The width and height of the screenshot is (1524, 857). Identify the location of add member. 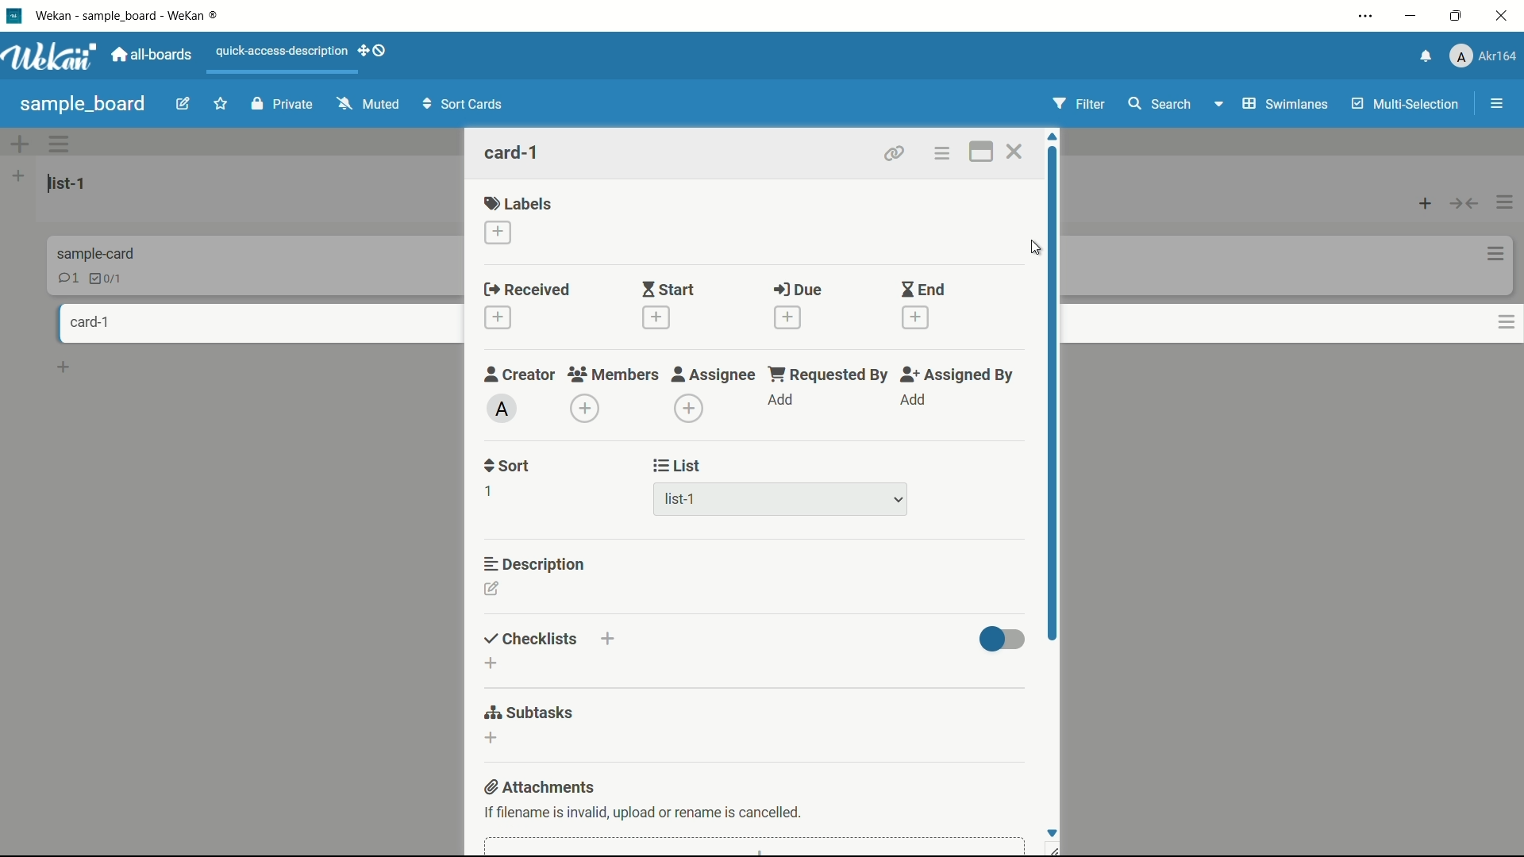
(582, 411).